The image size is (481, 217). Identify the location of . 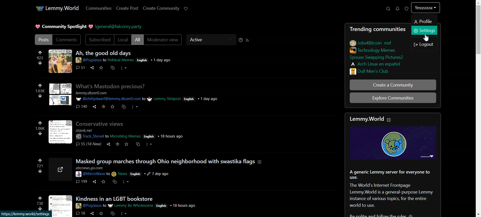
(102, 123).